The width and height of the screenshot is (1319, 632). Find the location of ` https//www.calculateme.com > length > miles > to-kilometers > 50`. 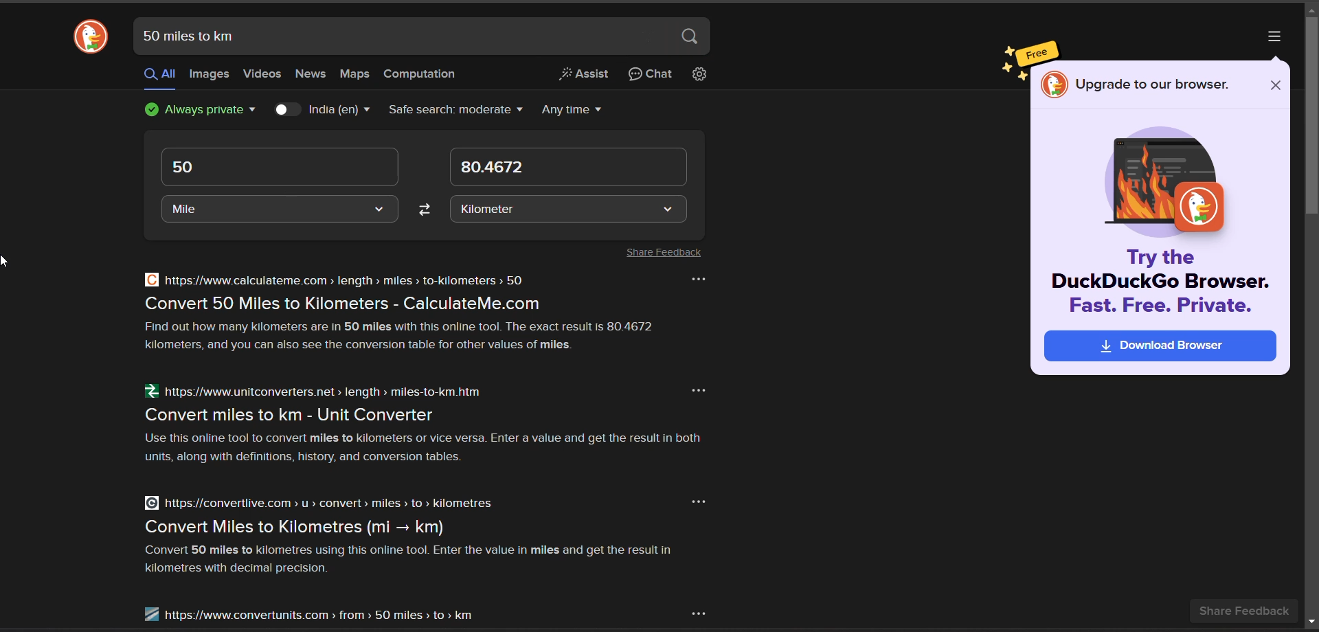

 https//www.calculateme.com > length > miles > to-kilometers > 50 is located at coordinates (333, 280).